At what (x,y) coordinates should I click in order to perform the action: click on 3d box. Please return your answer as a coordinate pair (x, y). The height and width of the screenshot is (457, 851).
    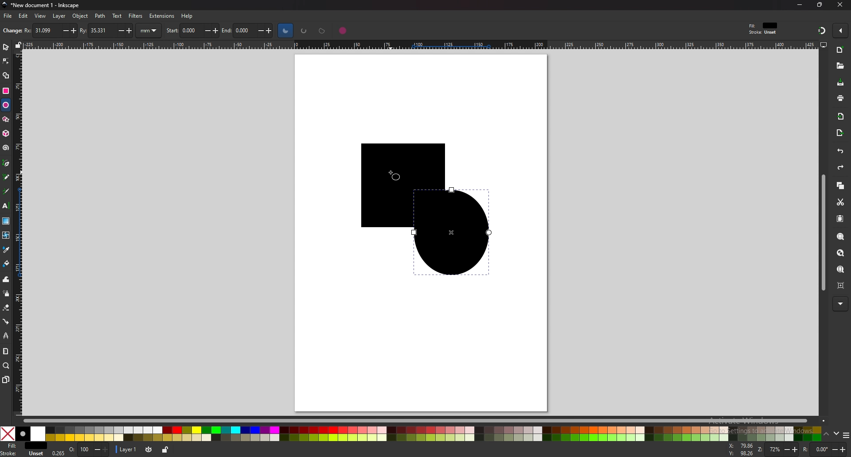
    Looking at the image, I should click on (6, 133).